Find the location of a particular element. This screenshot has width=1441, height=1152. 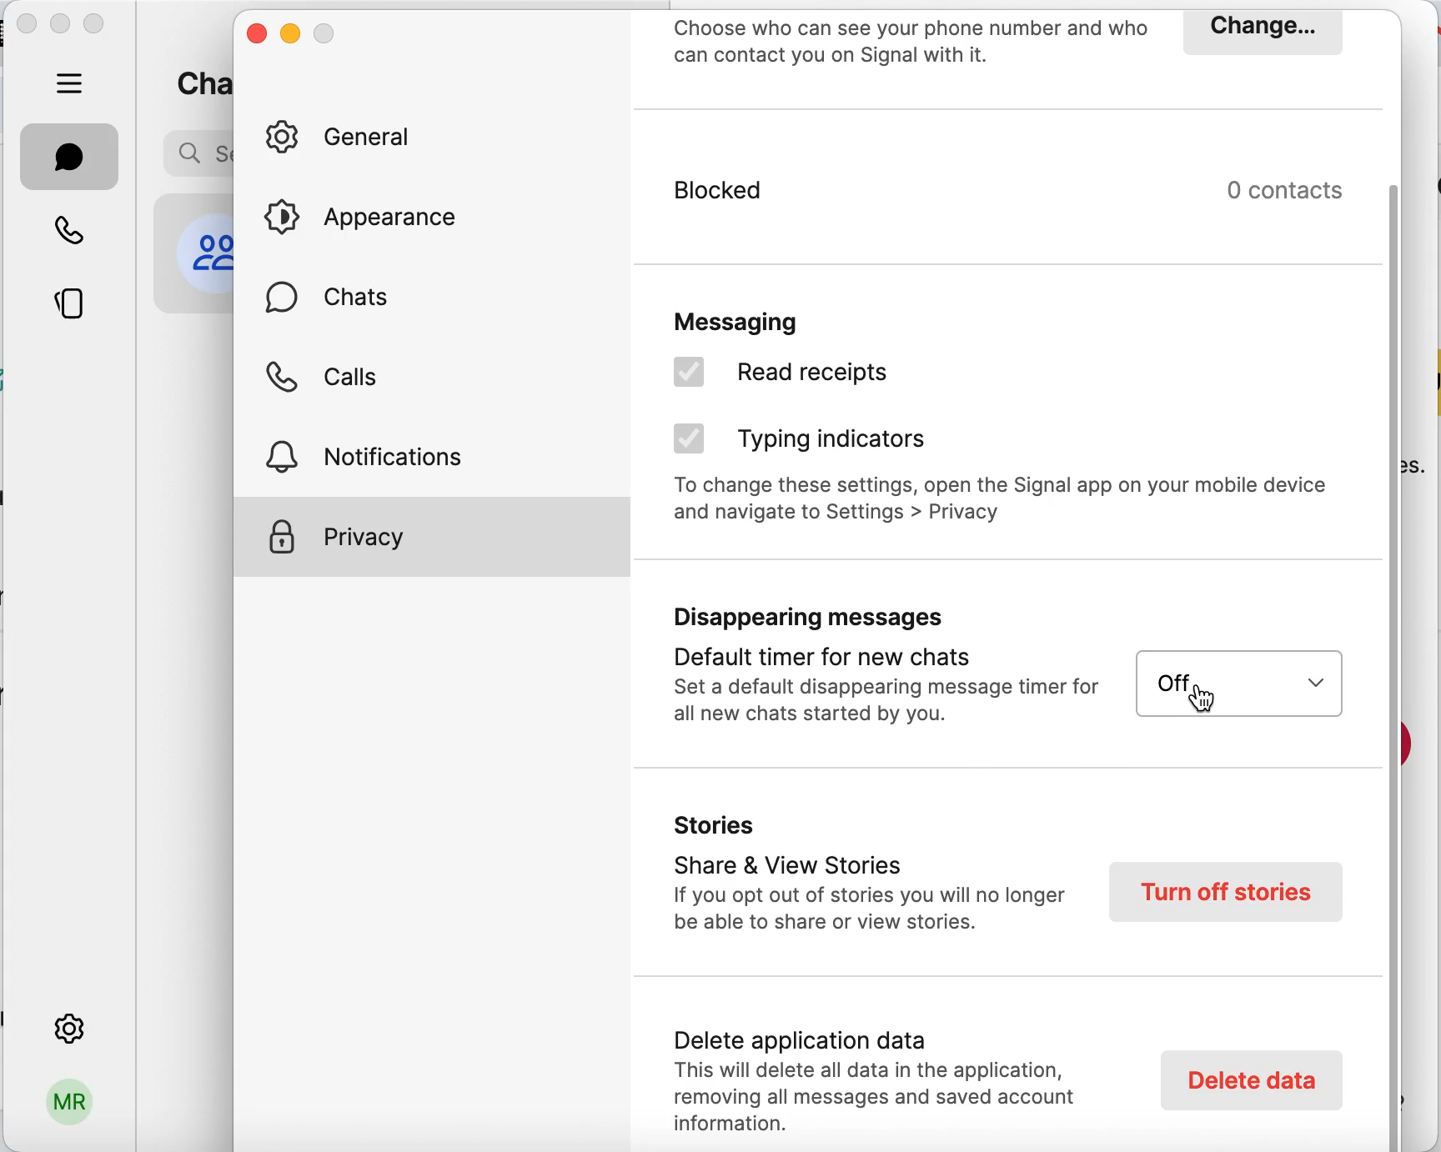

chats is located at coordinates (335, 305).